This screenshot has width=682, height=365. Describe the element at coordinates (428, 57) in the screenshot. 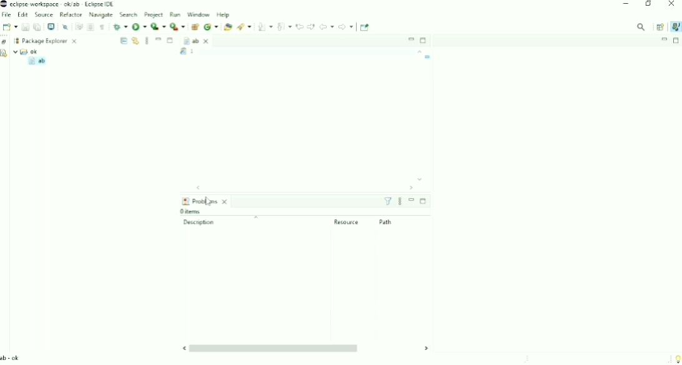

I see `Task name` at that location.